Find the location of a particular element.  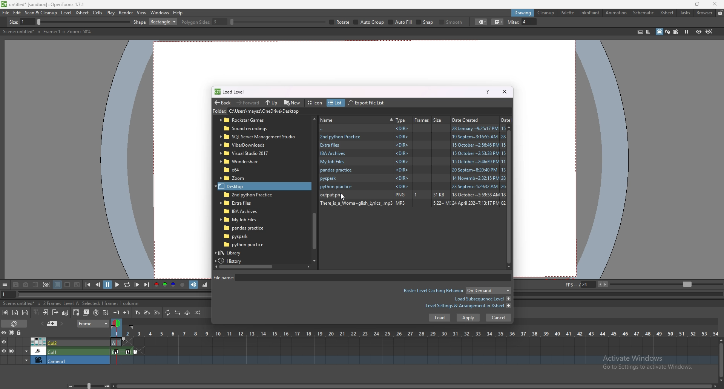

xsheet is located at coordinates (667, 13).